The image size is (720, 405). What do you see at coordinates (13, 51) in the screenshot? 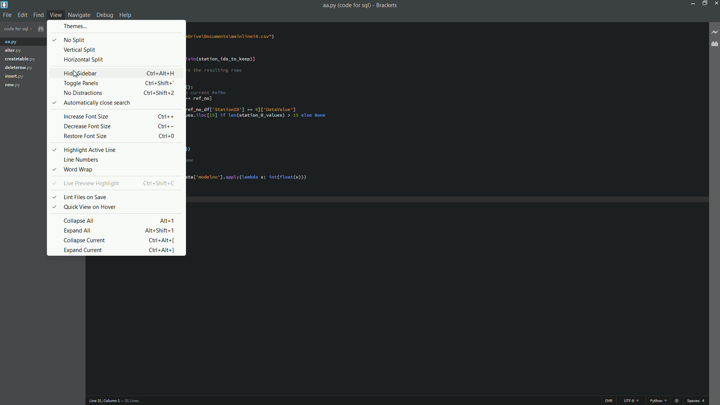
I see `alter.py` at bounding box center [13, 51].